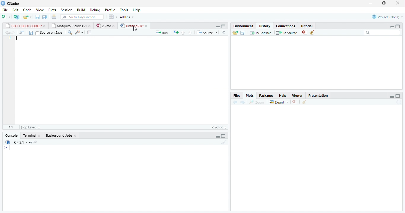  I want to click on cursor, so click(135, 29).